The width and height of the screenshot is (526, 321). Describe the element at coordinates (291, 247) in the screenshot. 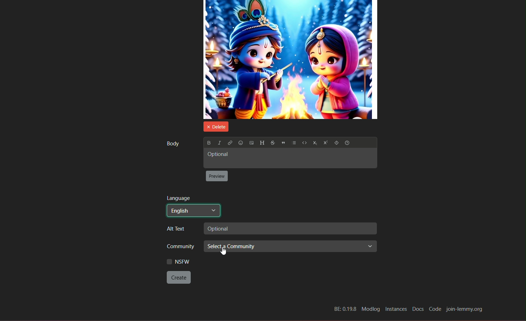

I see `Select a community` at that location.